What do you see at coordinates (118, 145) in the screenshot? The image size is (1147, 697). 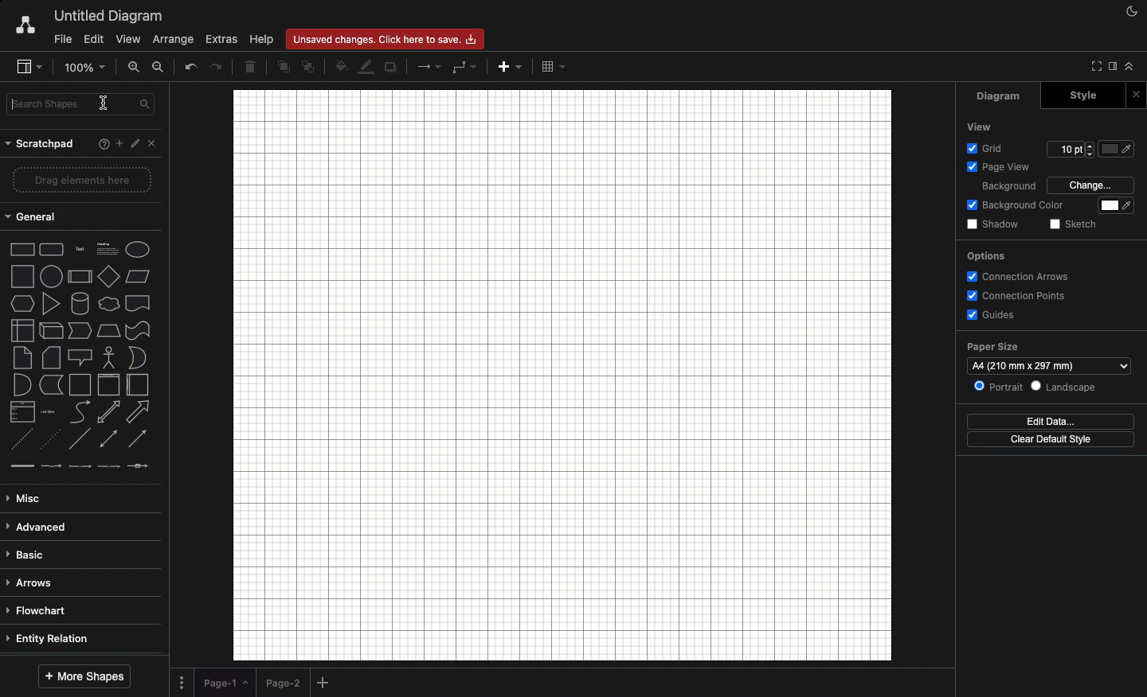 I see `Add` at bounding box center [118, 145].